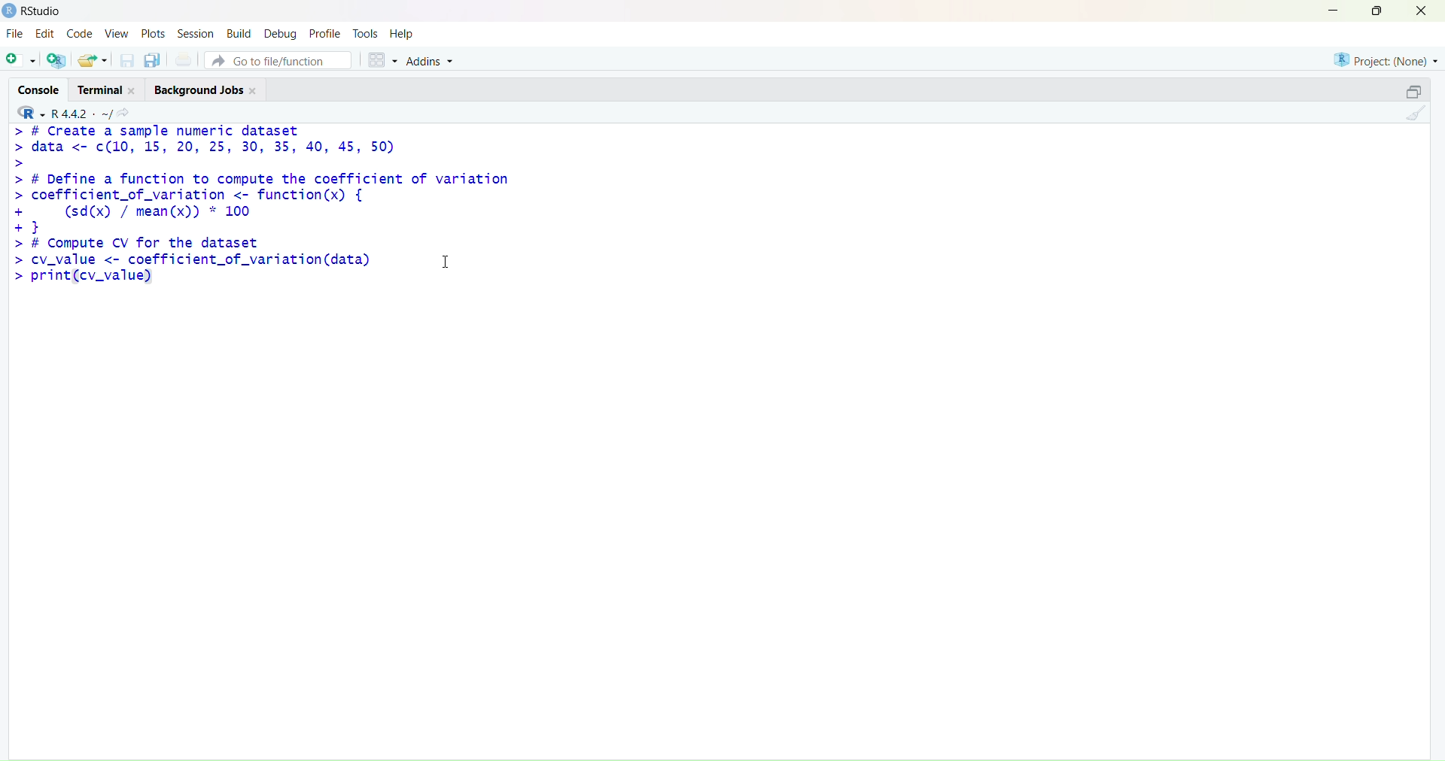 This screenshot has width=1445, height=761. Describe the element at coordinates (45, 33) in the screenshot. I see `edit` at that location.